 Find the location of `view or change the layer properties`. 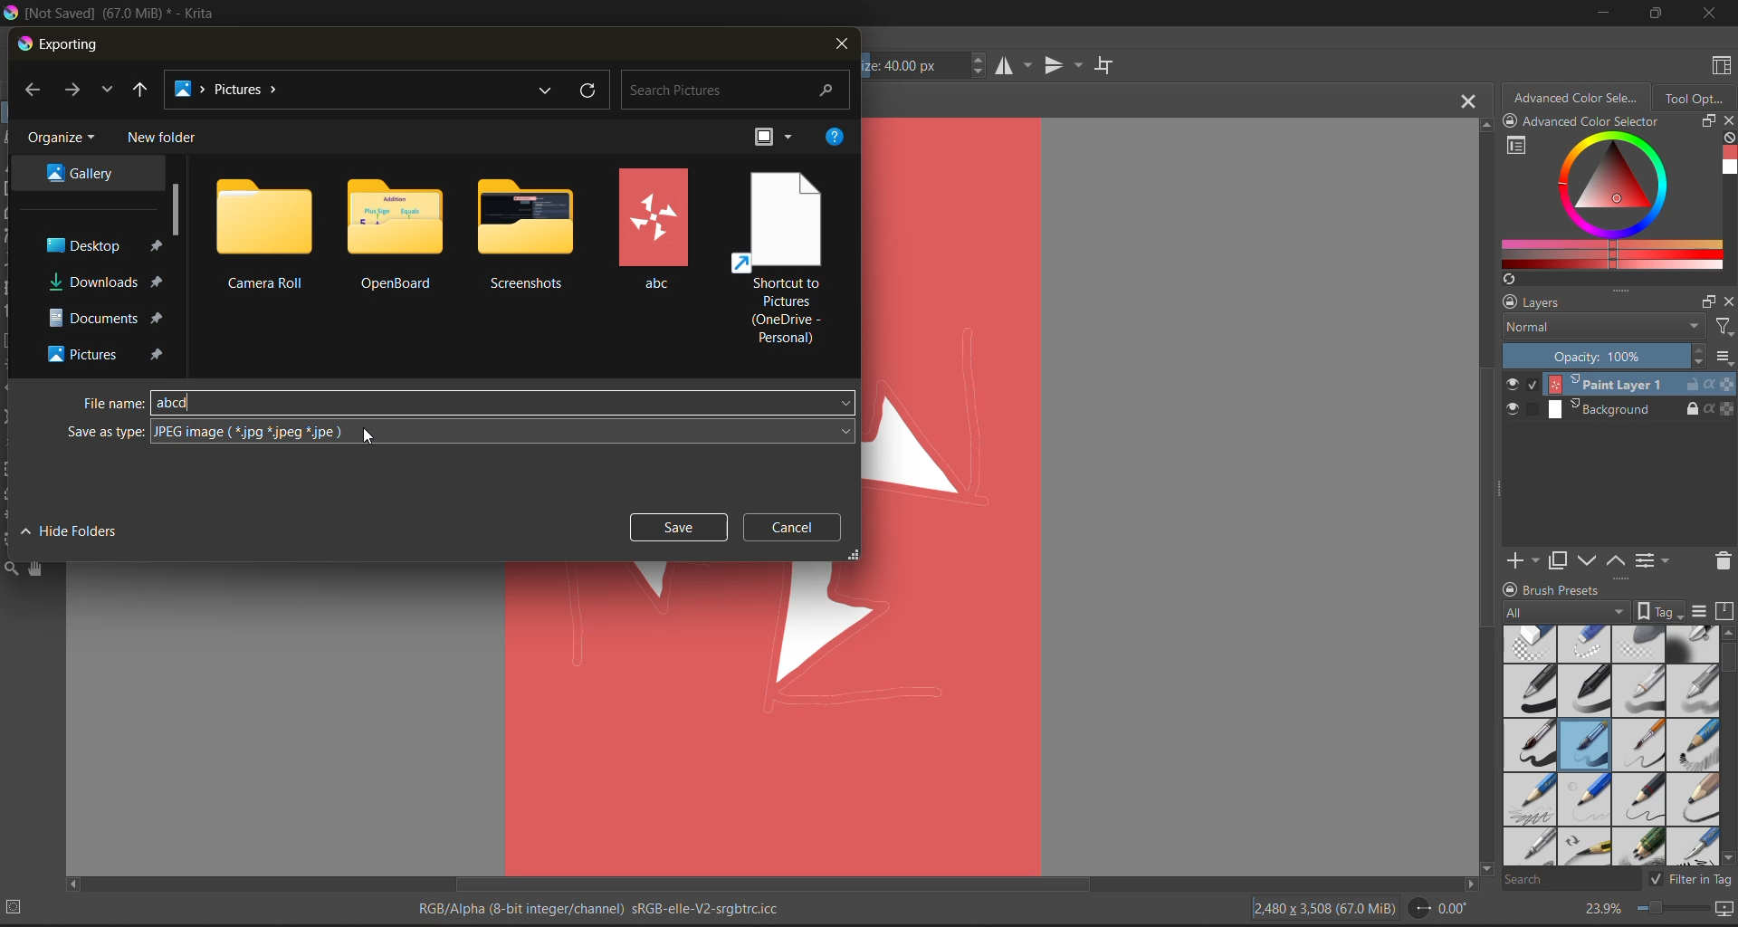

view or change the layer properties is located at coordinates (1654, 559).